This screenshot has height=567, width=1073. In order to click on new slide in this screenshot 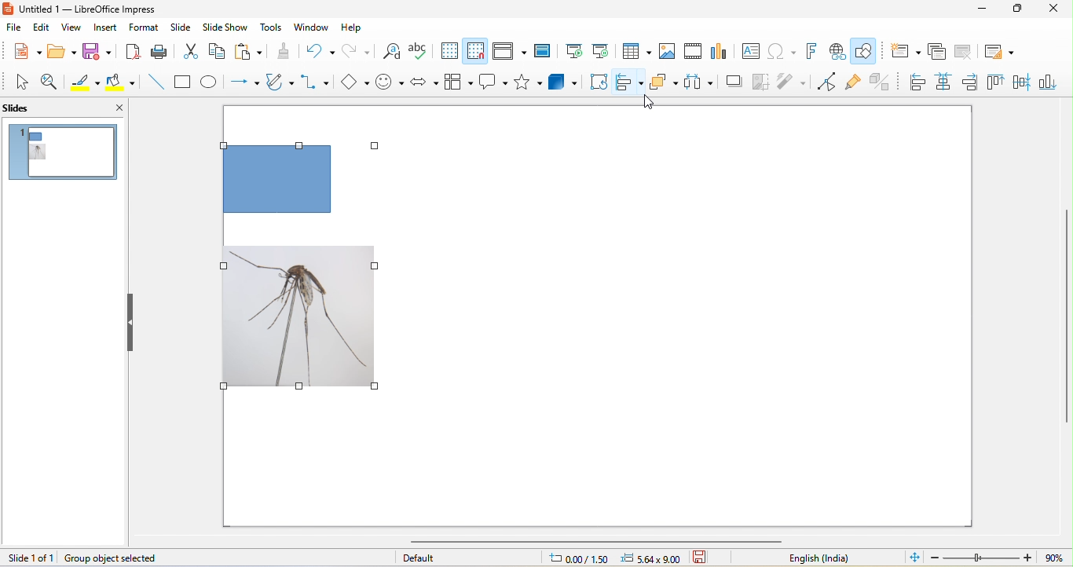, I will do `click(901, 53)`.